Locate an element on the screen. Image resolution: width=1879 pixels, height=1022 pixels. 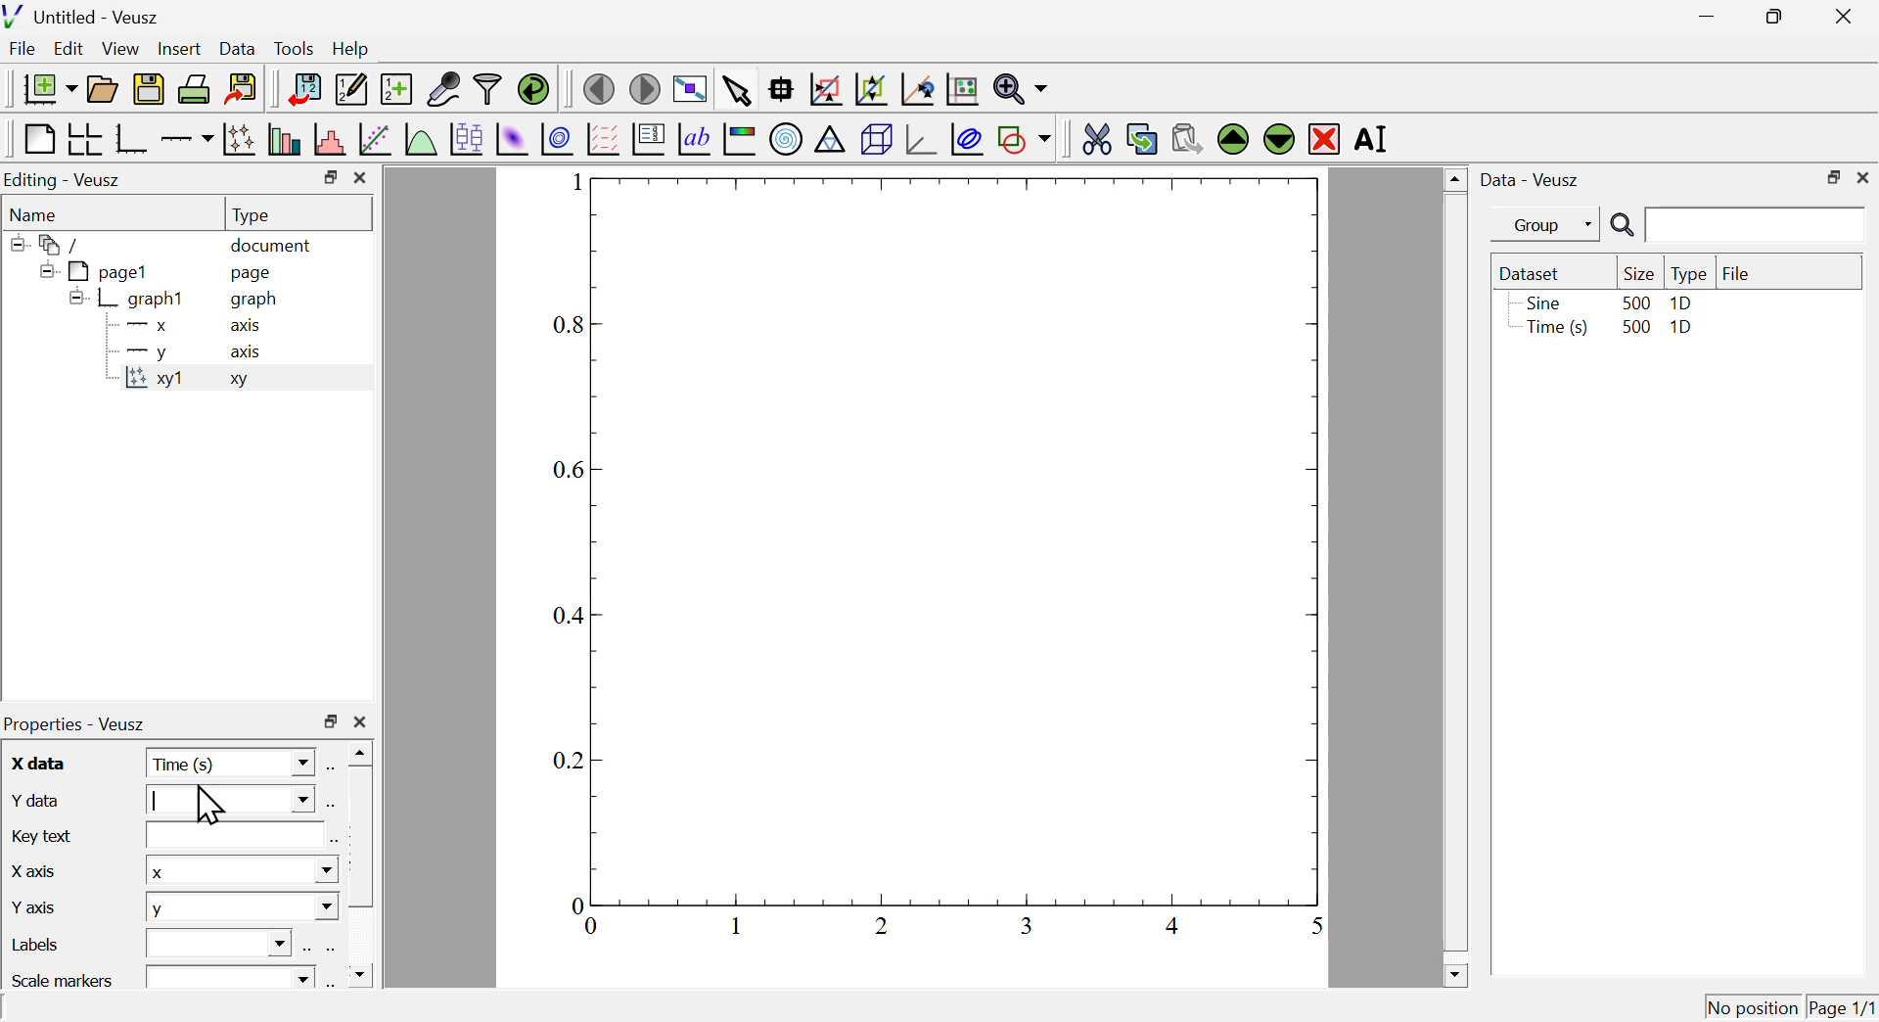
500 is located at coordinates (1635, 302).